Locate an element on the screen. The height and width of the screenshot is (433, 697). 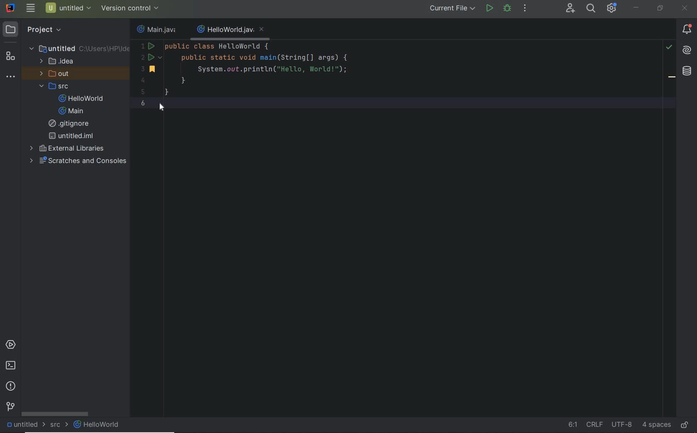
file name is located at coordinates (231, 30).